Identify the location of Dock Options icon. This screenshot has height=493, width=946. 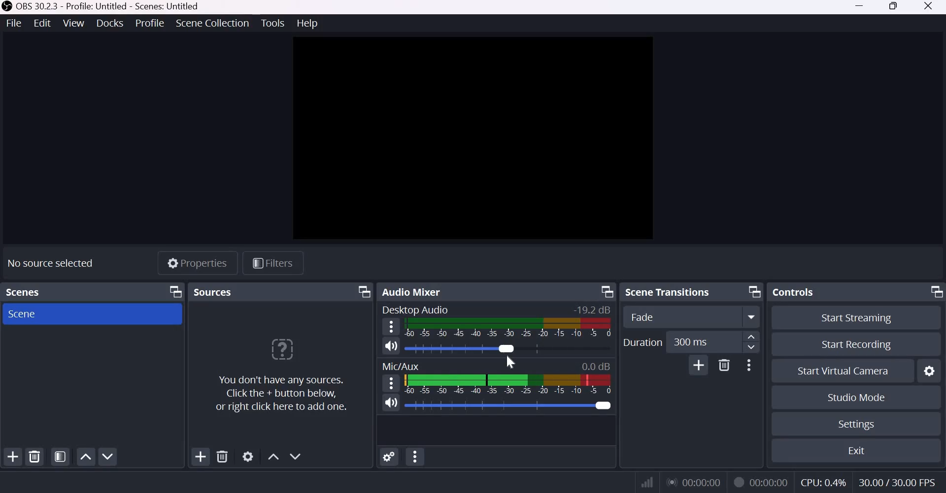
(176, 292).